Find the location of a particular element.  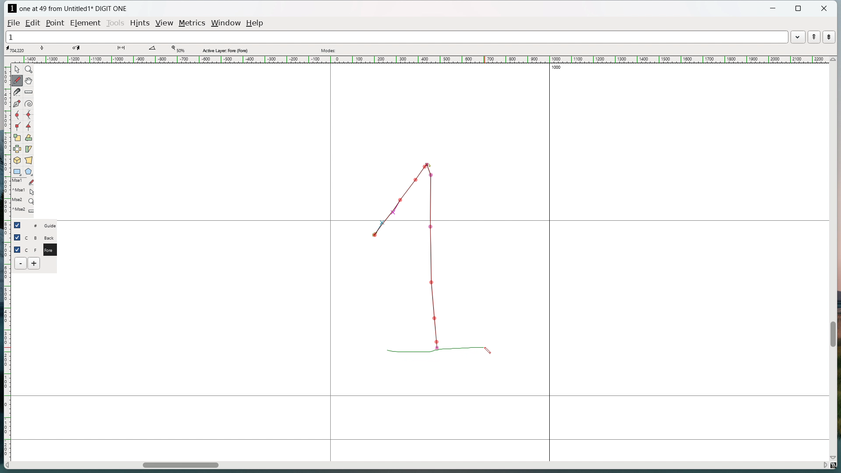

coordinate of destination is located at coordinates (85, 49).